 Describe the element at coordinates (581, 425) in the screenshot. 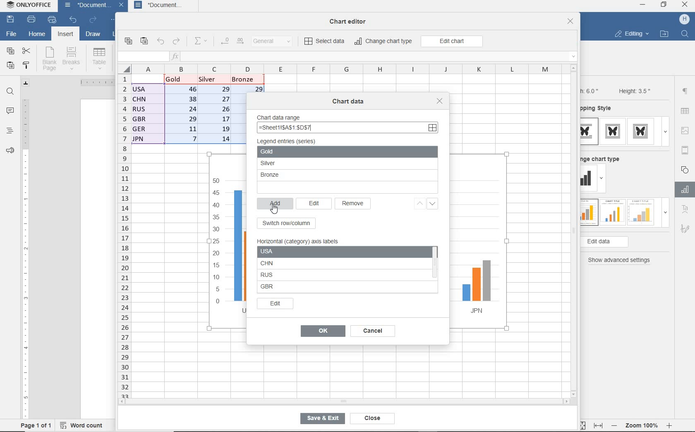

I see `fit to page` at that location.